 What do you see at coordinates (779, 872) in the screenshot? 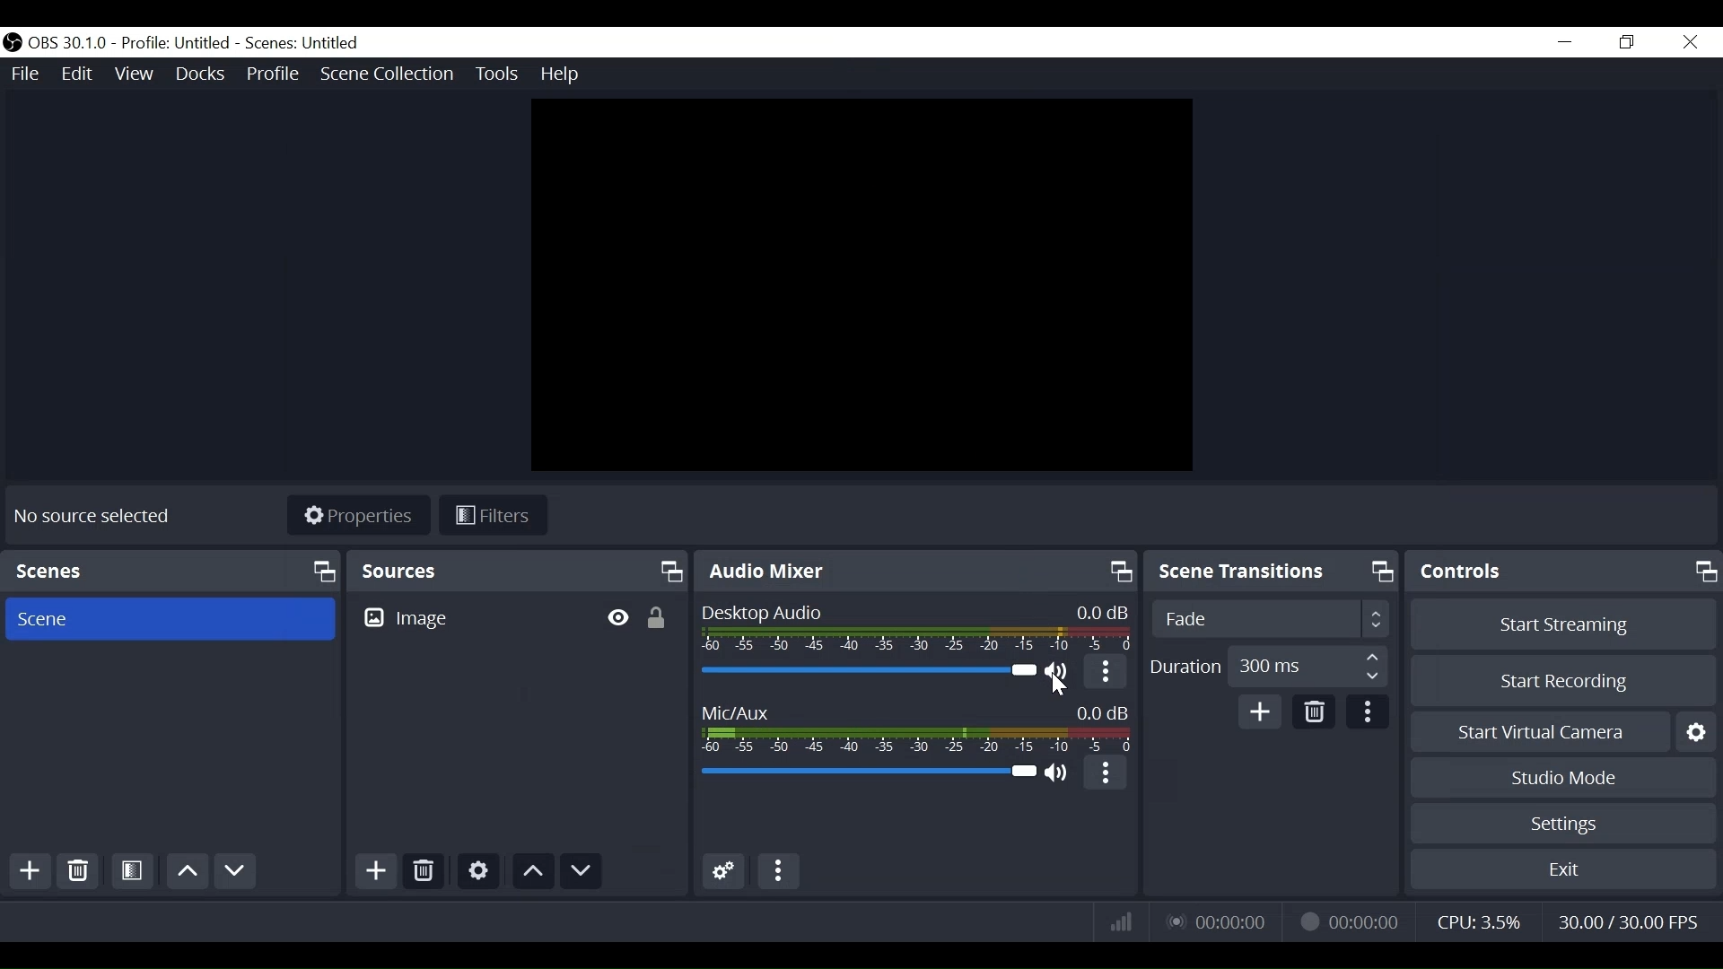
I see `More Options` at bounding box center [779, 872].